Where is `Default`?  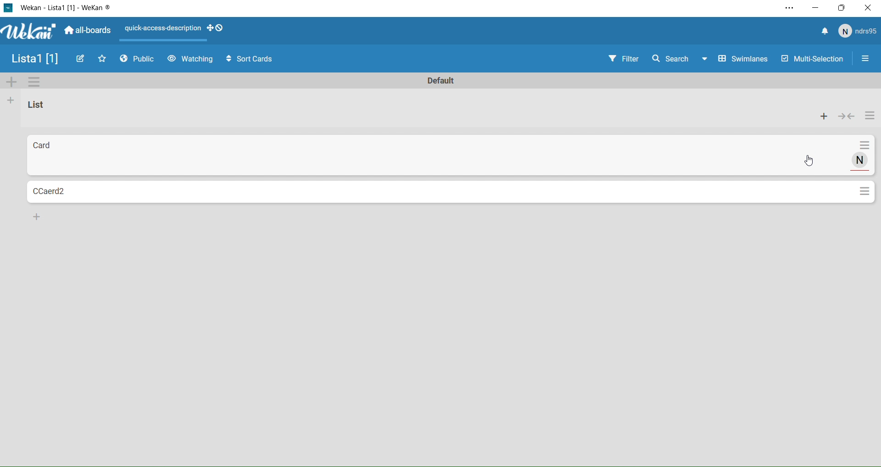 Default is located at coordinates (445, 82).